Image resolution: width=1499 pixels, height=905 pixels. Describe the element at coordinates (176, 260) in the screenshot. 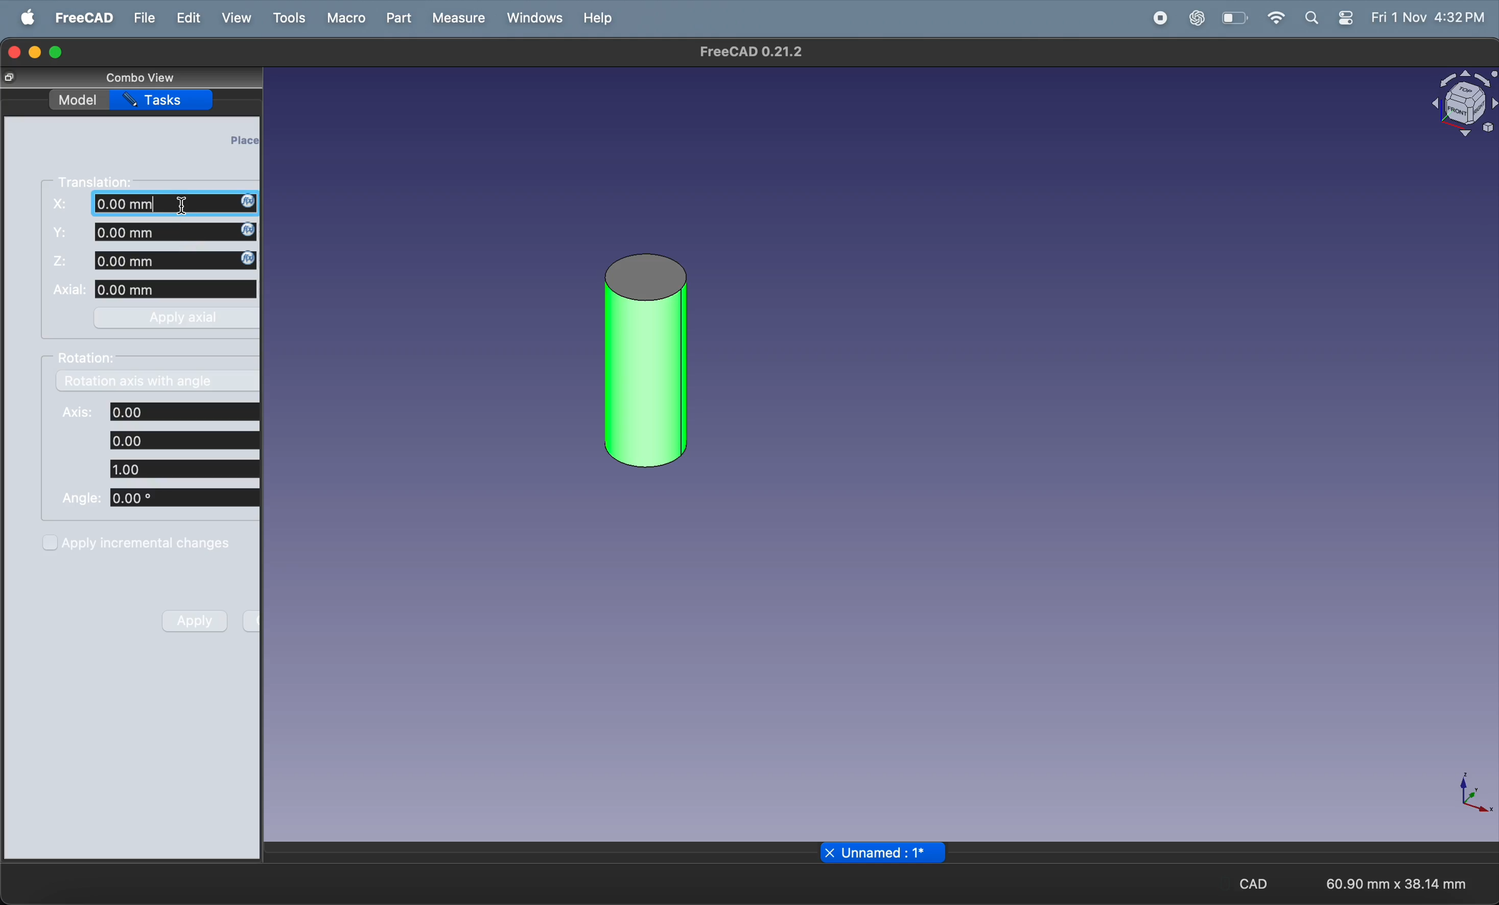

I see `z distance` at that location.